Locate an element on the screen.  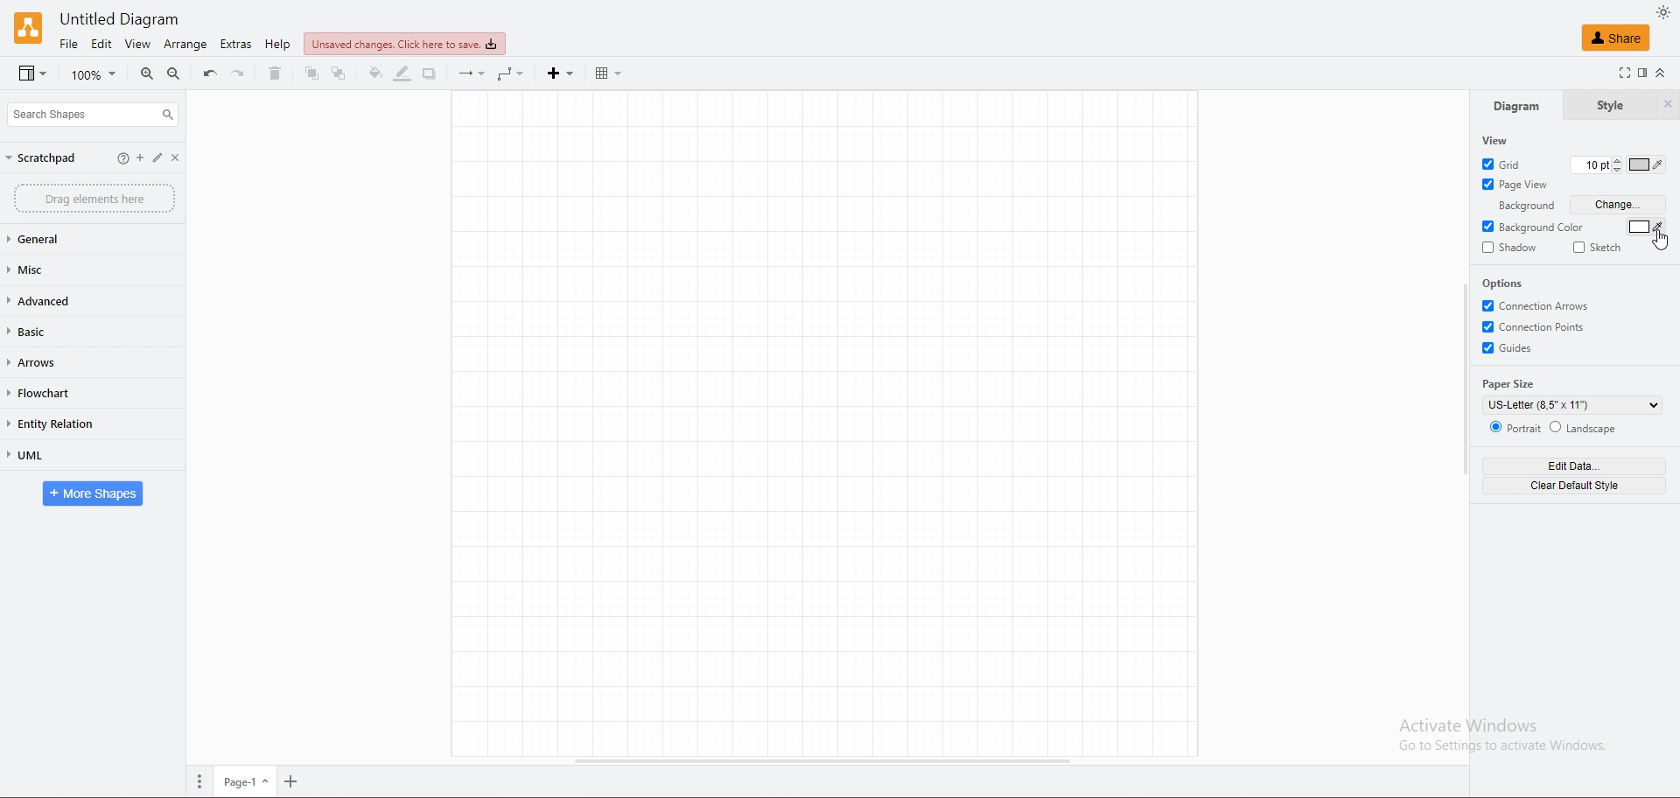
background color is located at coordinates (1535, 227).